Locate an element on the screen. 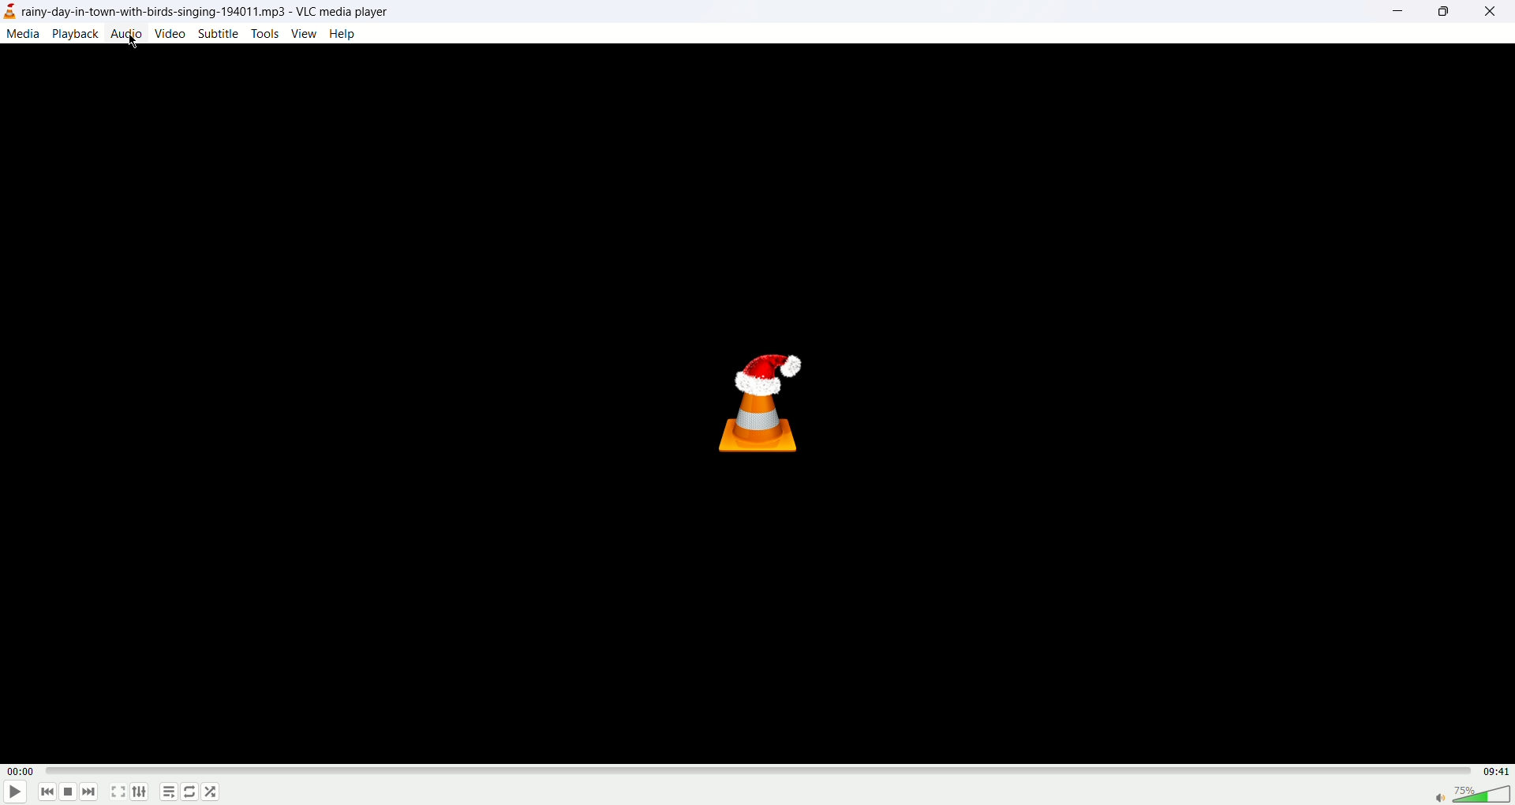  next is located at coordinates (92, 792).